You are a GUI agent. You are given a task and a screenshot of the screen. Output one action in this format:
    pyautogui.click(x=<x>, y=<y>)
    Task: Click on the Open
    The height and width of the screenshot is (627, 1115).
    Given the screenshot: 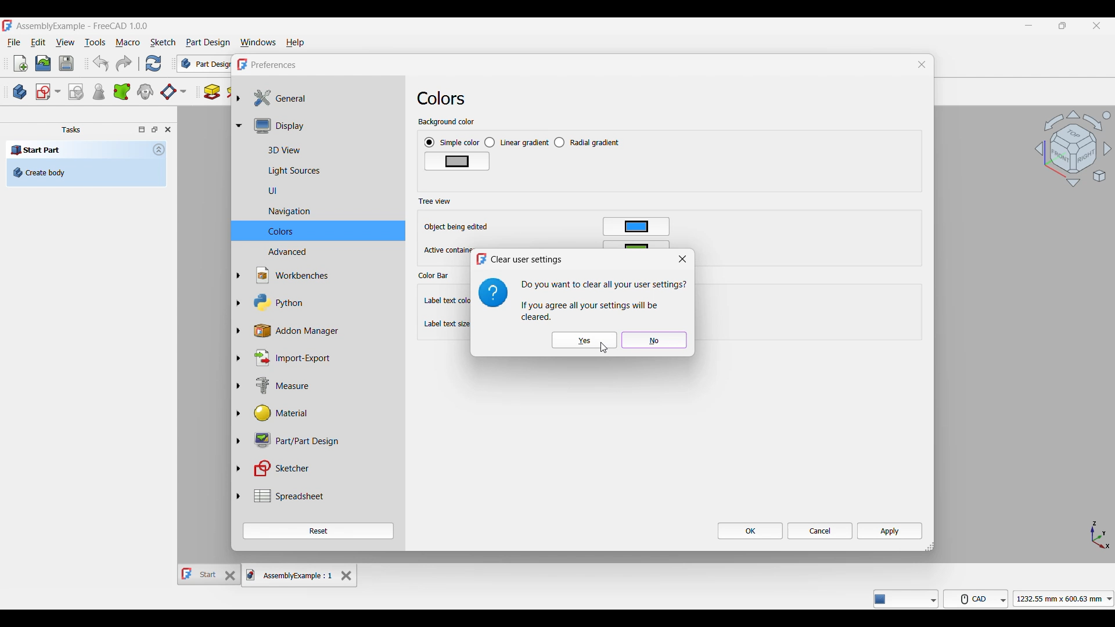 What is the action you would take?
    pyautogui.click(x=43, y=64)
    